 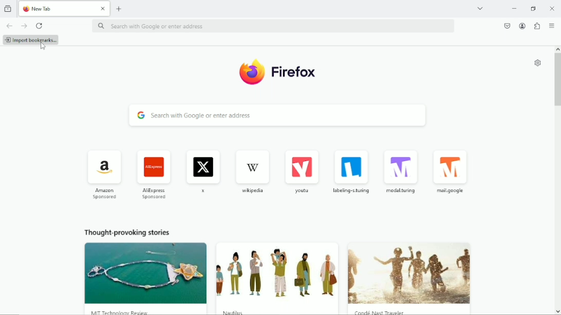 I want to click on current tab, so click(x=56, y=8).